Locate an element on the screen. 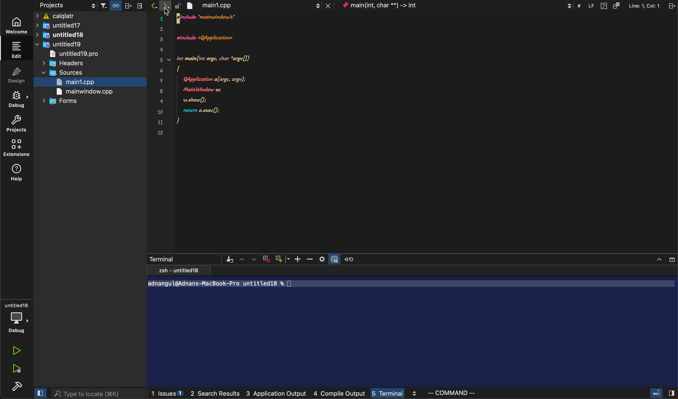  run debug is located at coordinates (17, 368).